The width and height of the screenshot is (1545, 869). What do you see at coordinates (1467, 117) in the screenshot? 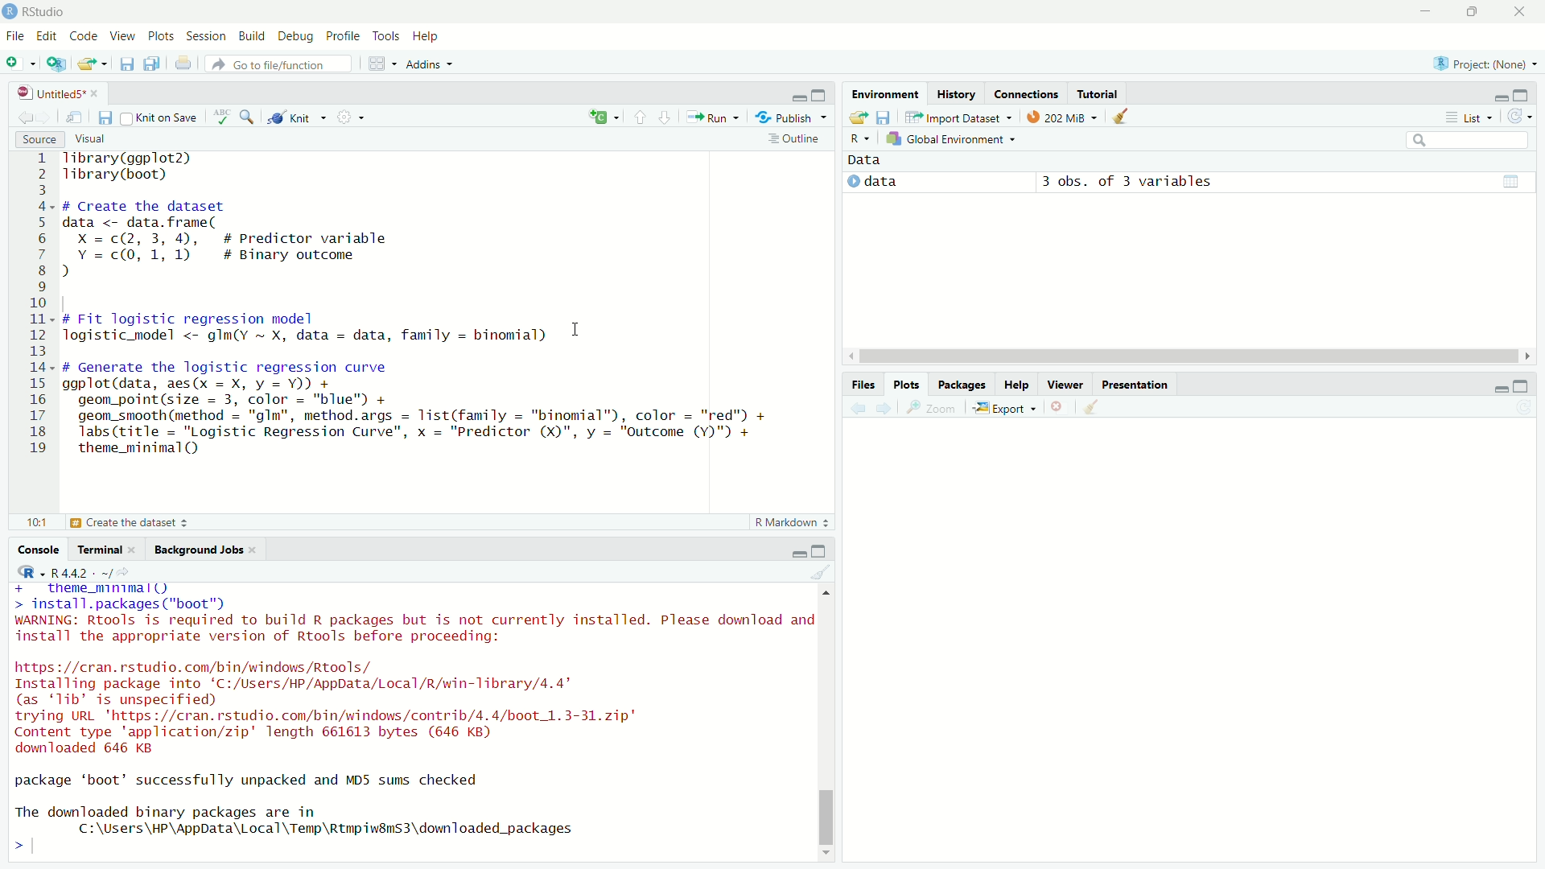
I see `List` at bounding box center [1467, 117].